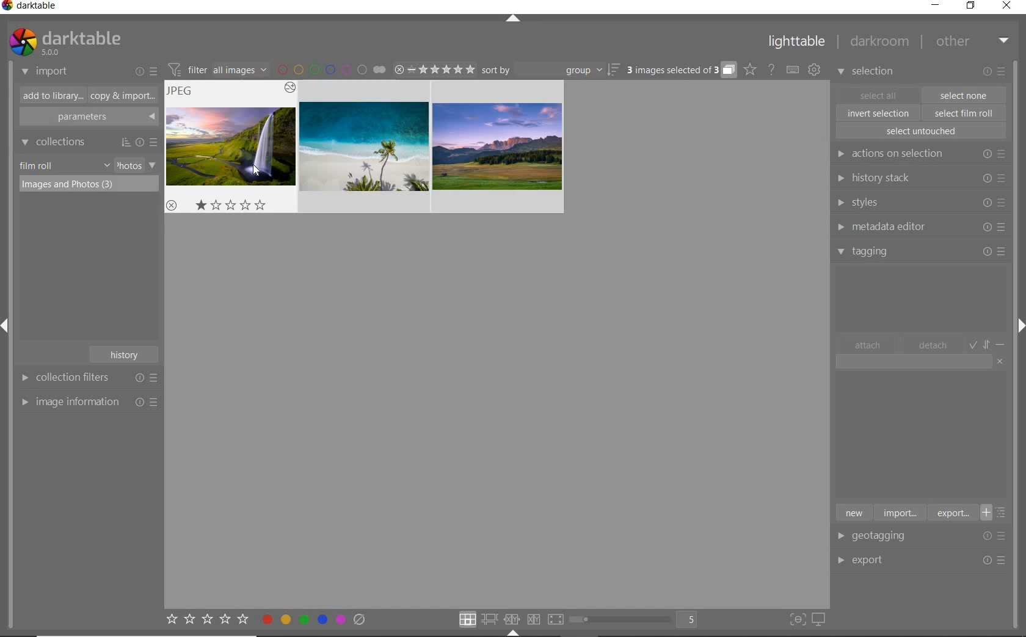 This screenshot has width=1026, height=637. What do you see at coordinates (206, 621) in the screenshot?
I see `set star rating for selected images` at bounding box center [206, 621].